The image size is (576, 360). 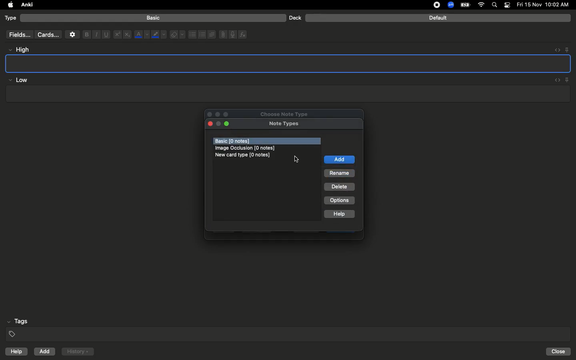 I want to click on Delete, so click(x=340, y=187).